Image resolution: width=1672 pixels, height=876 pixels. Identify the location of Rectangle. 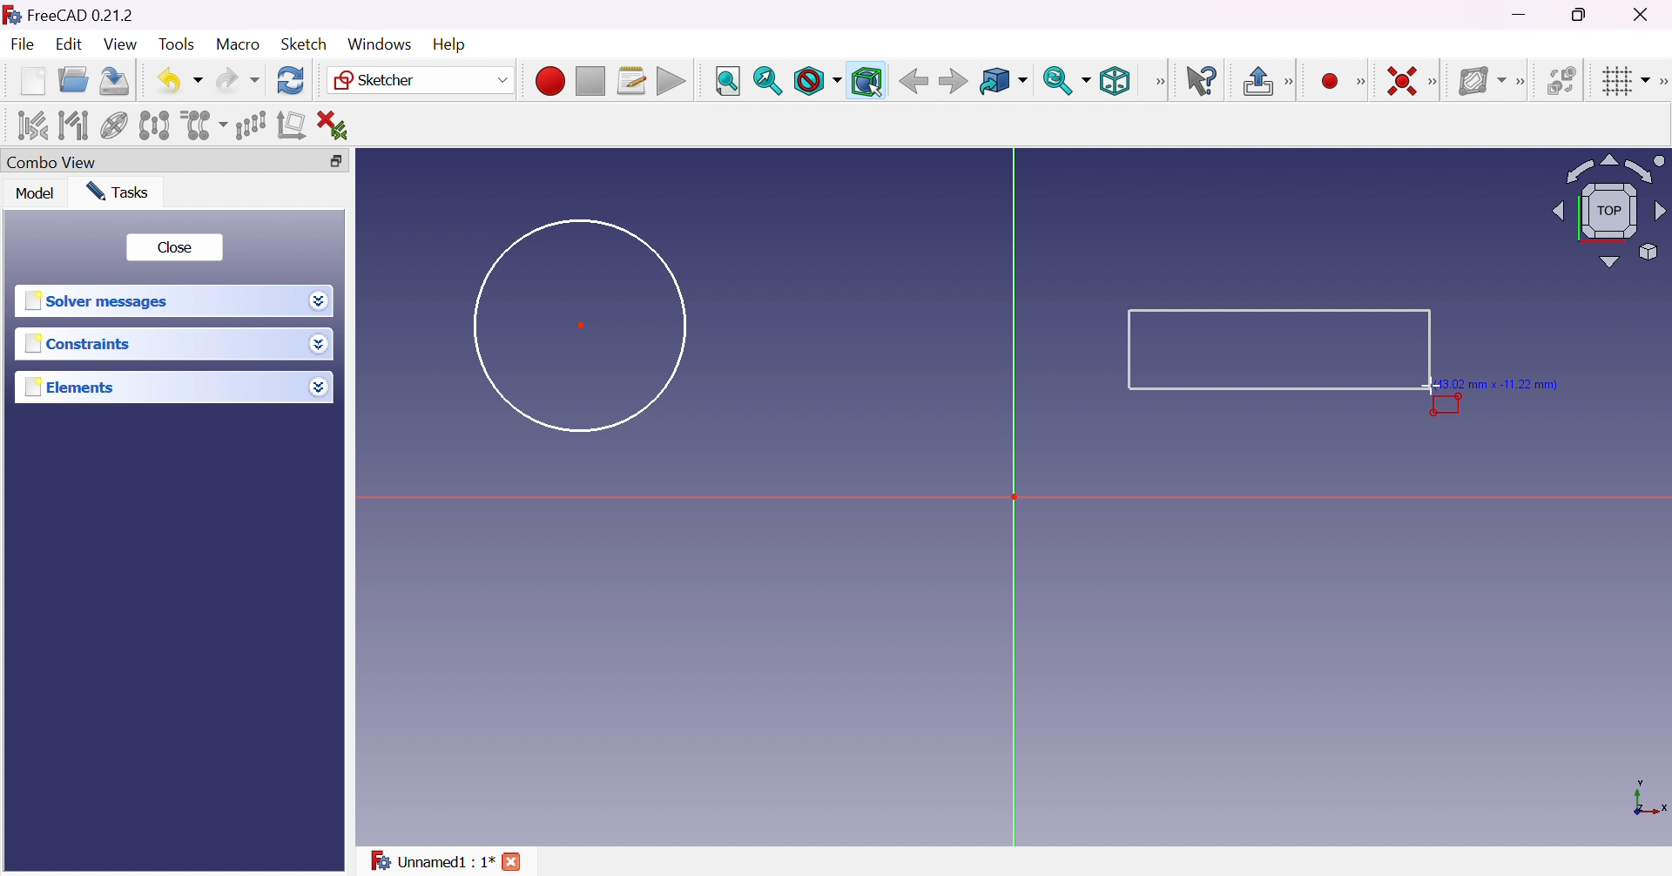
(1279, 349).